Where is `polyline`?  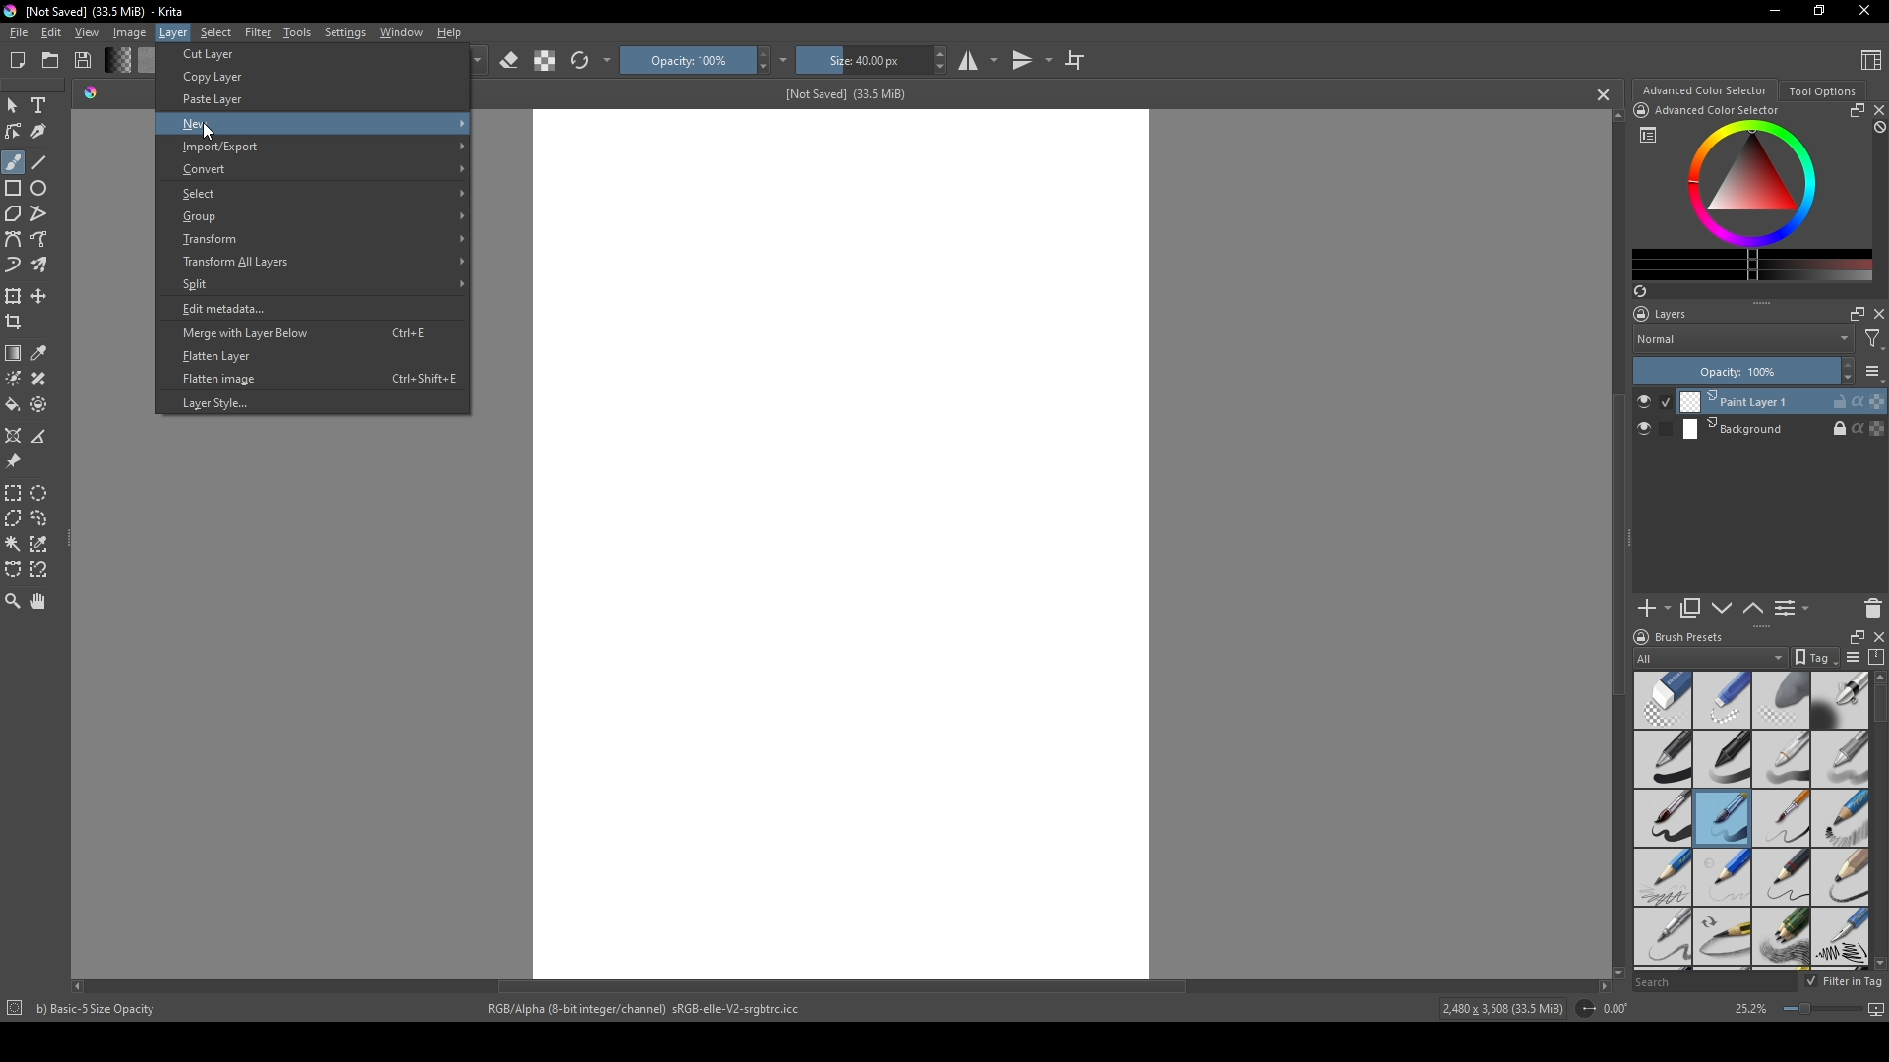
polyline is located at coordinates (41, 213).